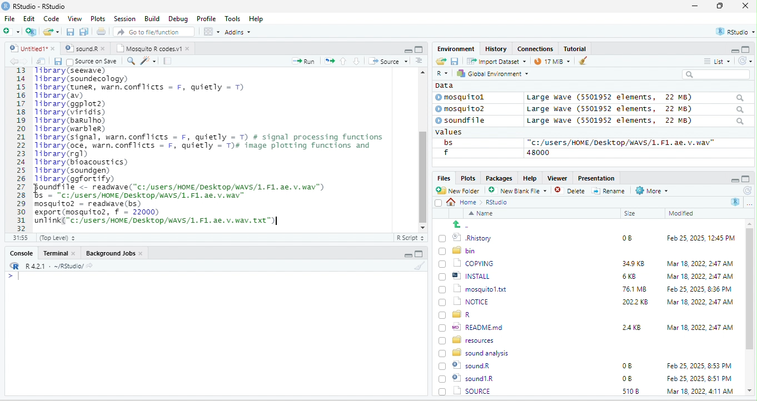 The height and width of the screenshot is (401, 757). Describe the element at coordinates (11, 31) in the screenshot. I see `new` at that location.